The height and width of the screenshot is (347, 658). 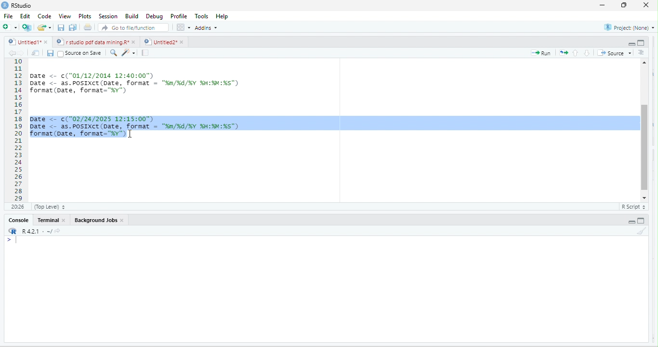 I want to click on show in new window, so click(x=37, y=53).